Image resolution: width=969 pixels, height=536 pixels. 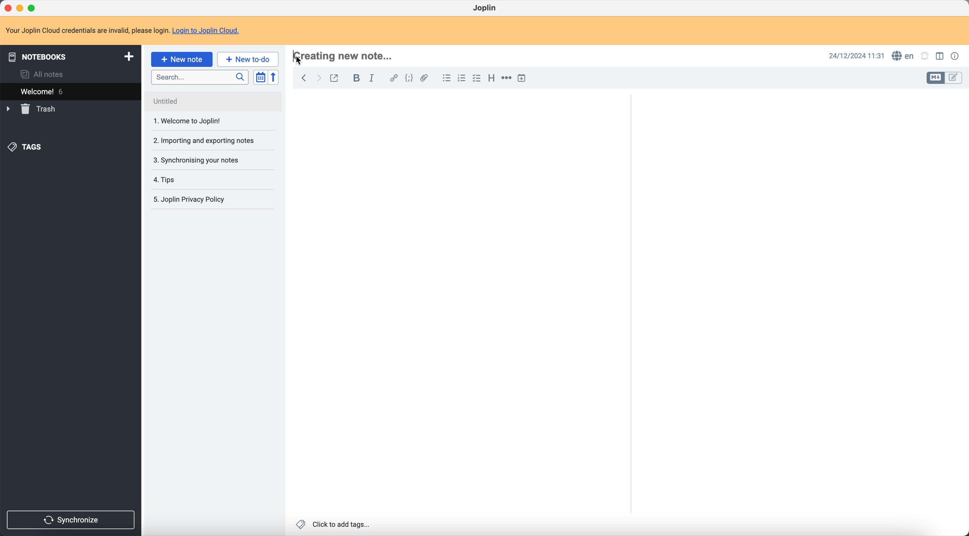 I want to click on maximize, so click(x=34, y=7).